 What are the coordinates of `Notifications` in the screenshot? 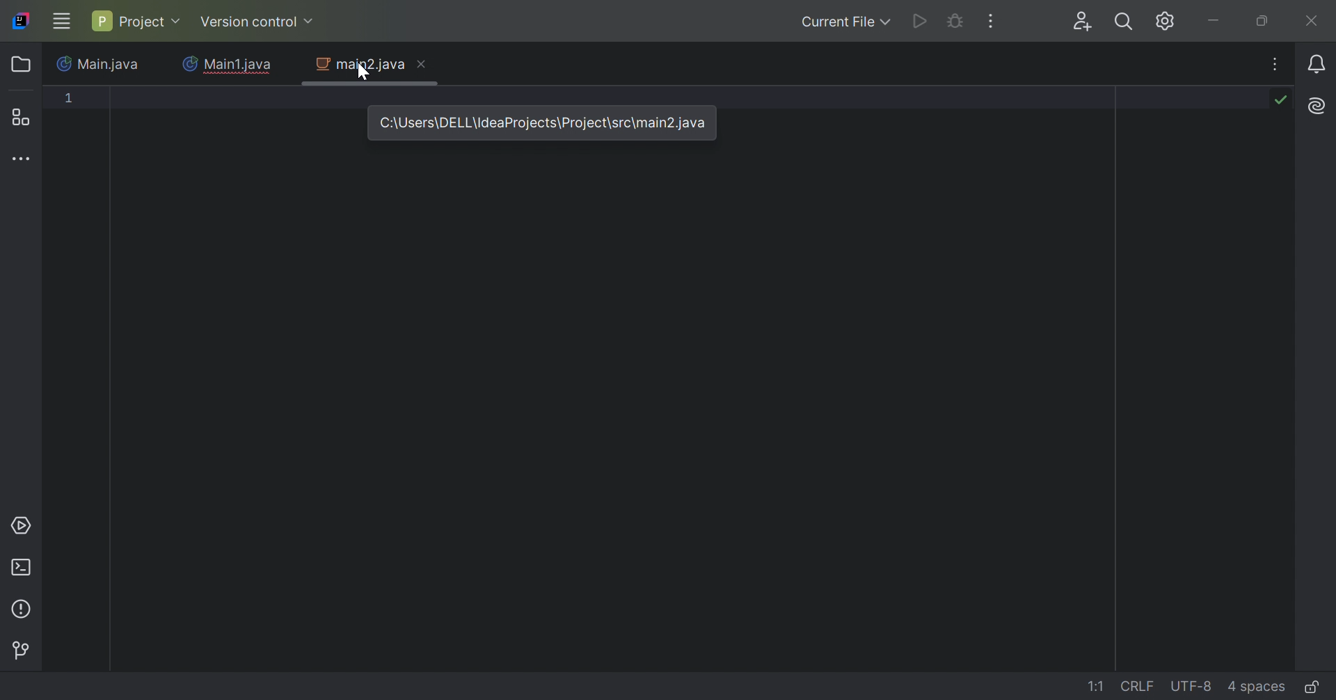 It's located at (1320, 65).